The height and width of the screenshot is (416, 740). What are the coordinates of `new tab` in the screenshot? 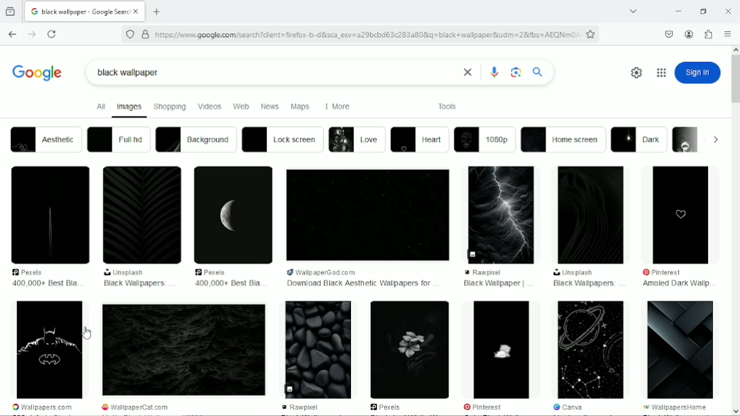 It's located at (157, 12).